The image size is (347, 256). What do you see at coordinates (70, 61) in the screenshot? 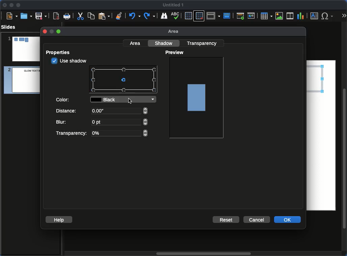
I see `checked Use shadow` at bounding box center [70, 61].